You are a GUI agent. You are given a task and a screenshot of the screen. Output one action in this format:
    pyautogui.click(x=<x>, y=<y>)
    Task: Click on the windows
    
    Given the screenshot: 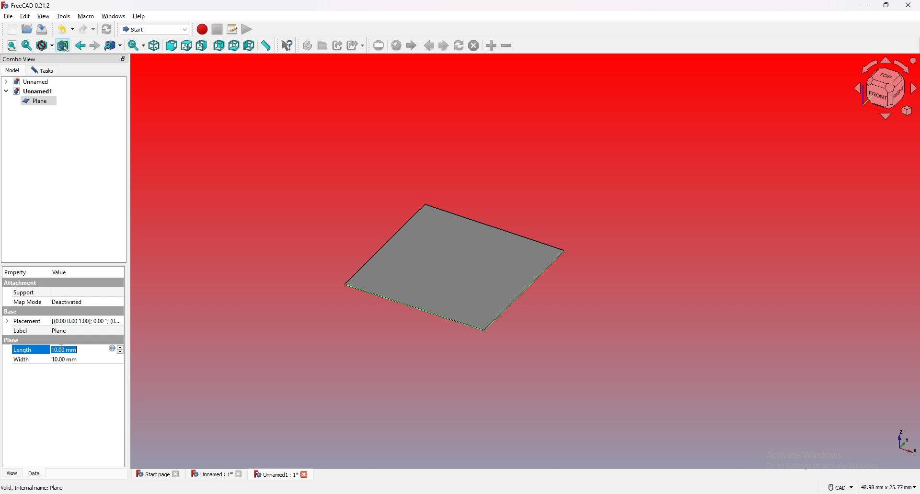 What is the action you would take?
    pyautogui.click(x=114, y=16)
    